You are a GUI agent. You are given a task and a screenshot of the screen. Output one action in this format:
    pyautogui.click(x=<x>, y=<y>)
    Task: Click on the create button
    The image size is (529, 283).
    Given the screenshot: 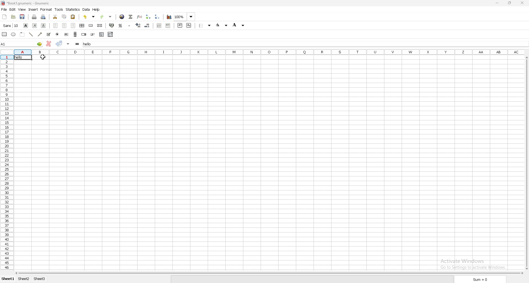 What is the action you would take?
    pyautogui.click(x=66, y=34)
    